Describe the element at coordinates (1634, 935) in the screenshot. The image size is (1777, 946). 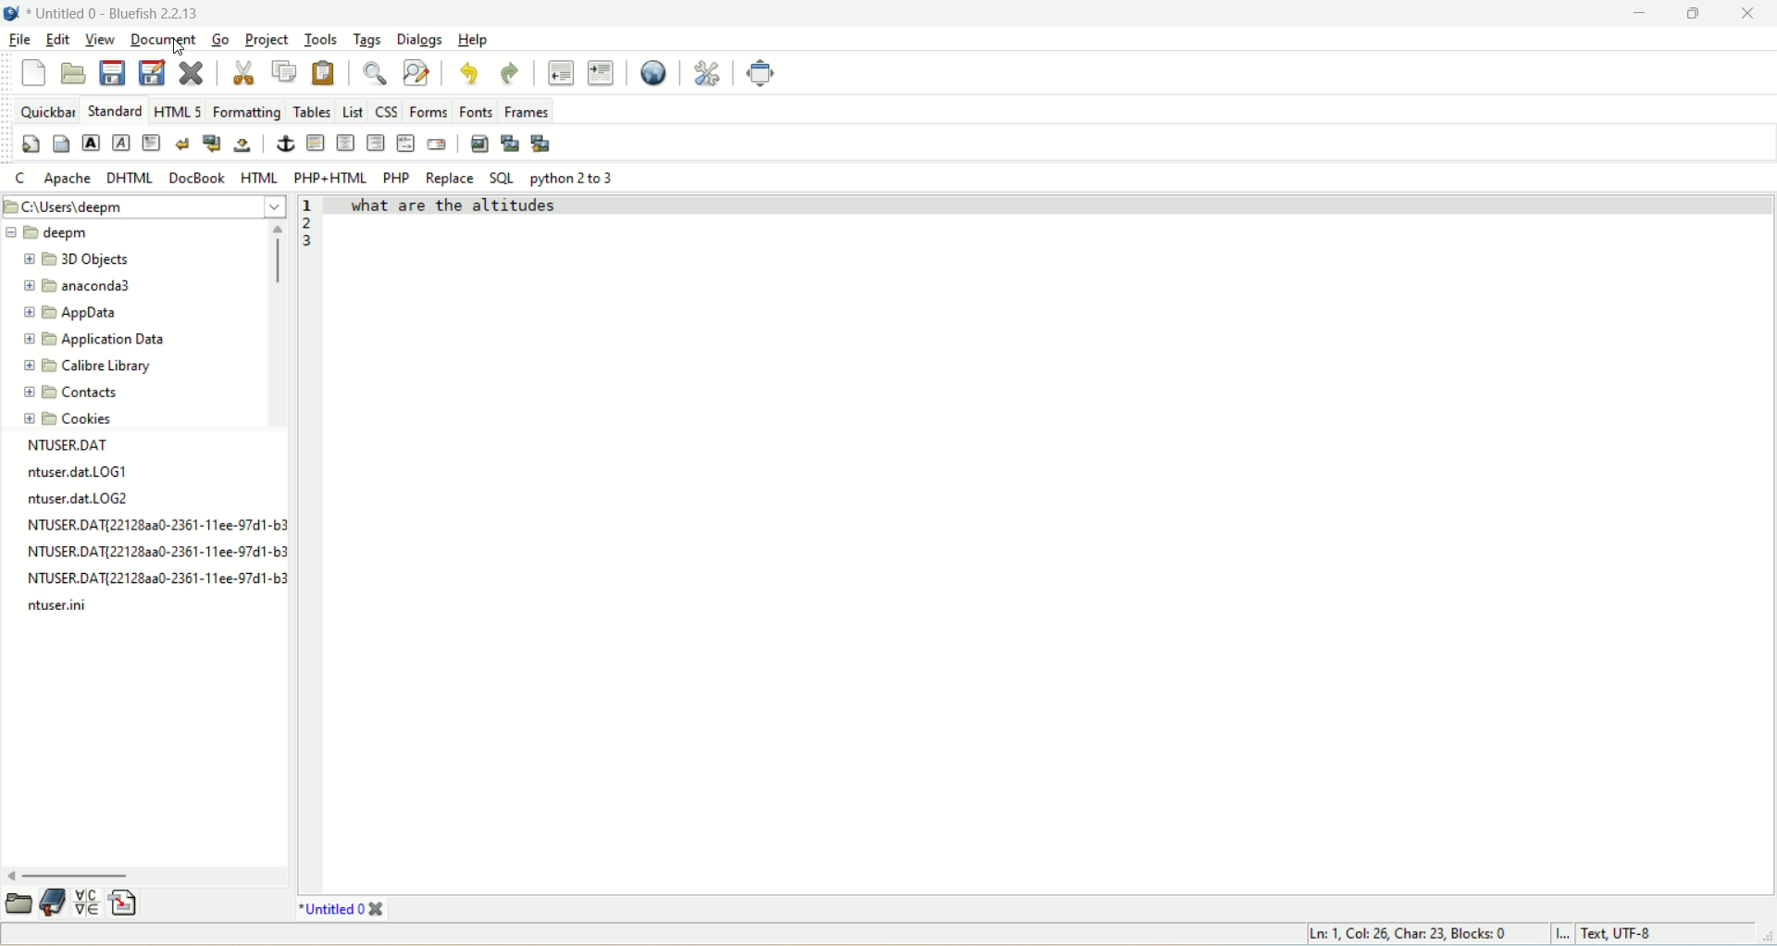
I see `text, UTF-8` at that location.